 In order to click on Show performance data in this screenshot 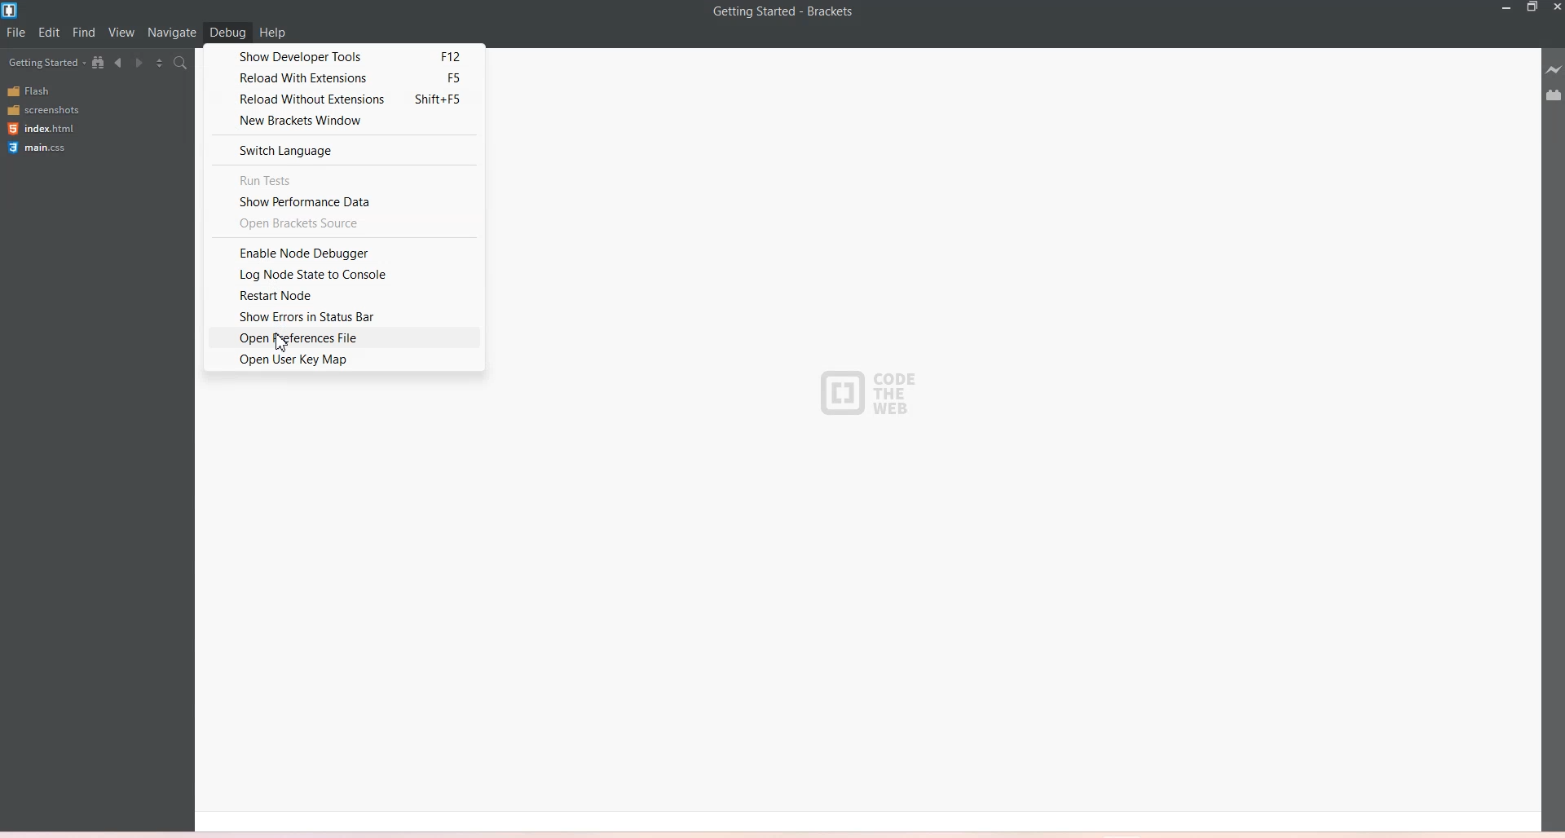, I will do `click(345, 201)`.